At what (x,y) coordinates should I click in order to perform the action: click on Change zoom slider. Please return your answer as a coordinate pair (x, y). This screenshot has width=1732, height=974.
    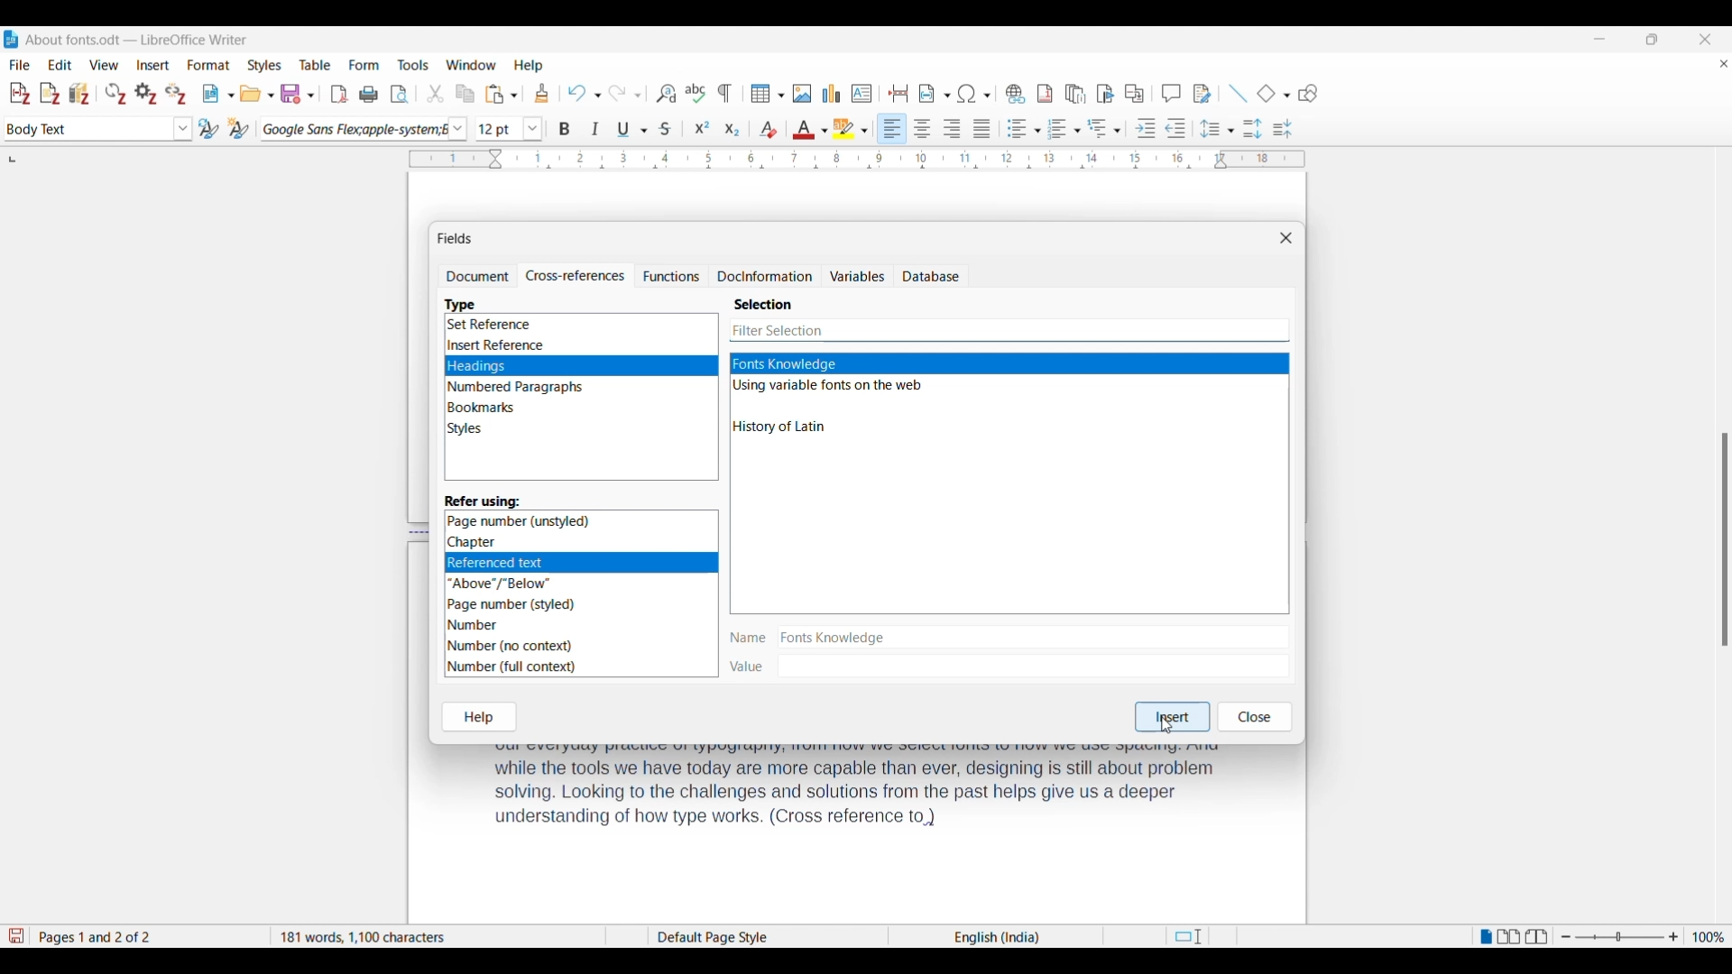
    Looking at the image, I should click on (1619, 938).